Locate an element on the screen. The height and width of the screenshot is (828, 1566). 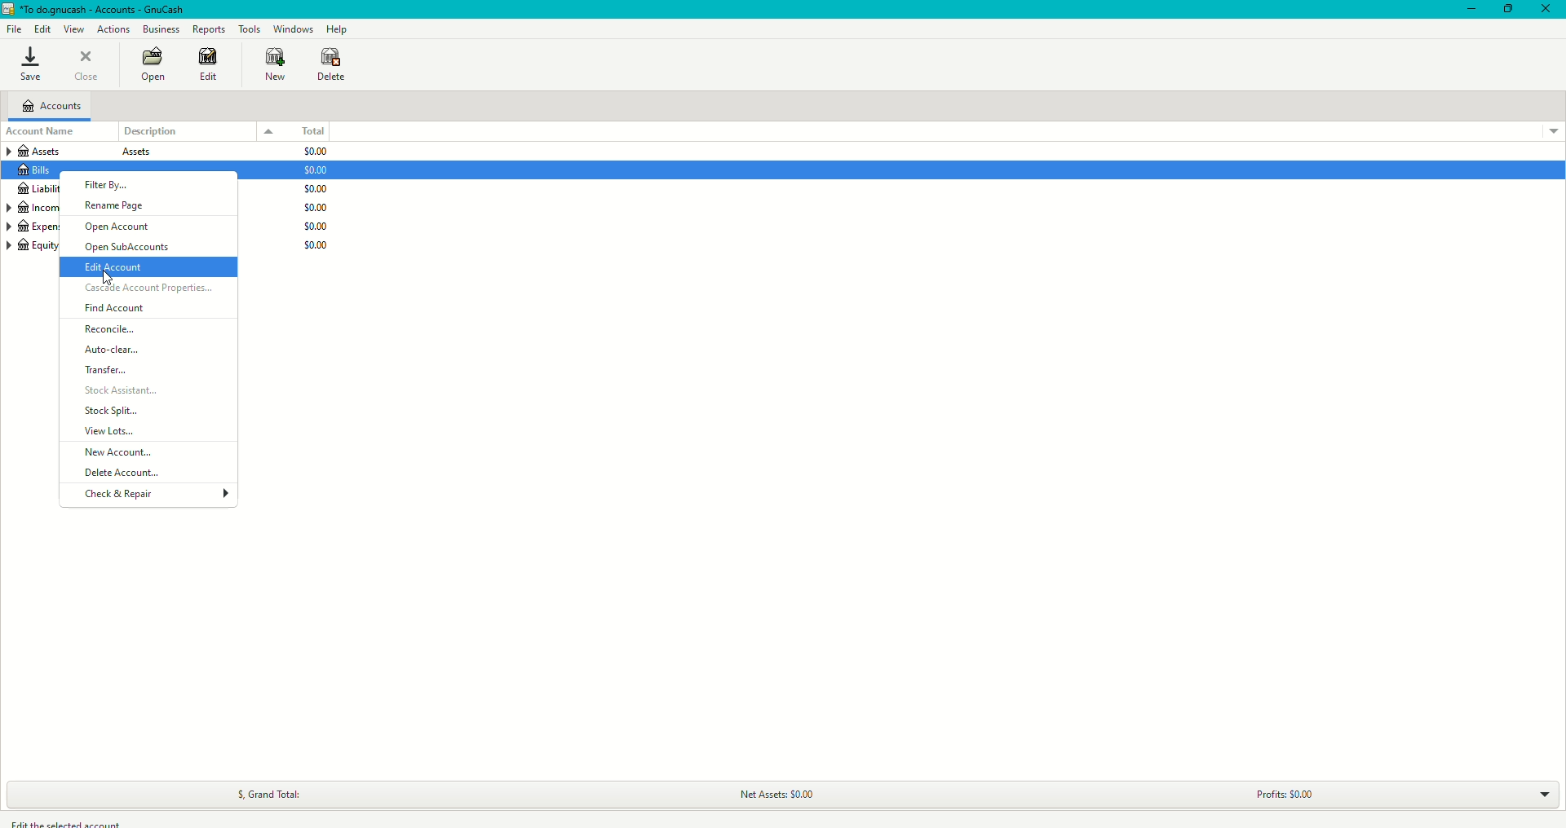
Actions is located at coordinates (112, 28).